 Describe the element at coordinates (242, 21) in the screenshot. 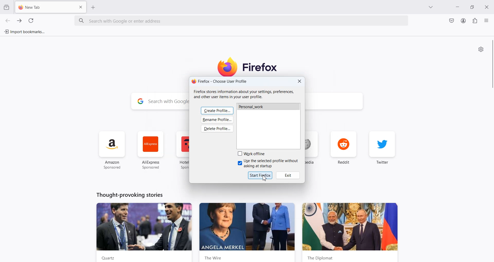

I see `Search bar` at that location.